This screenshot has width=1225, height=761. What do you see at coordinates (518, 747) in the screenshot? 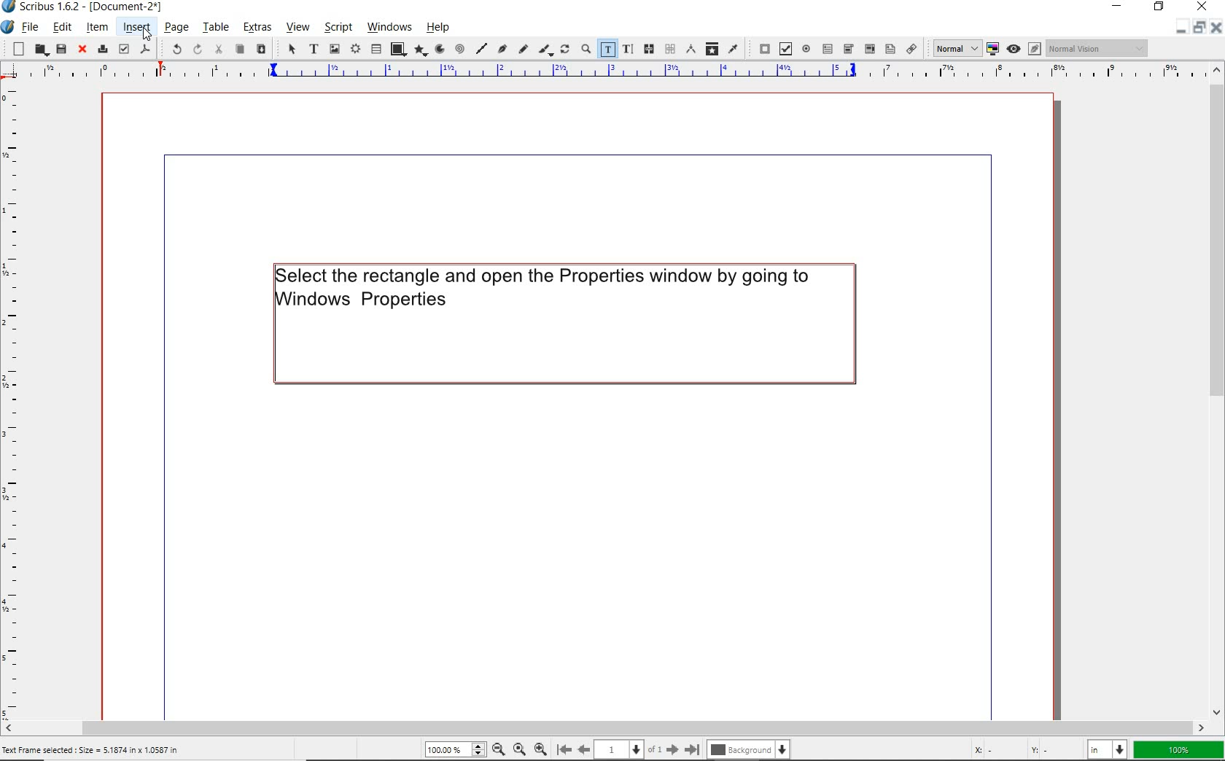
I see `default zoom` at bounding box center [518, 747].